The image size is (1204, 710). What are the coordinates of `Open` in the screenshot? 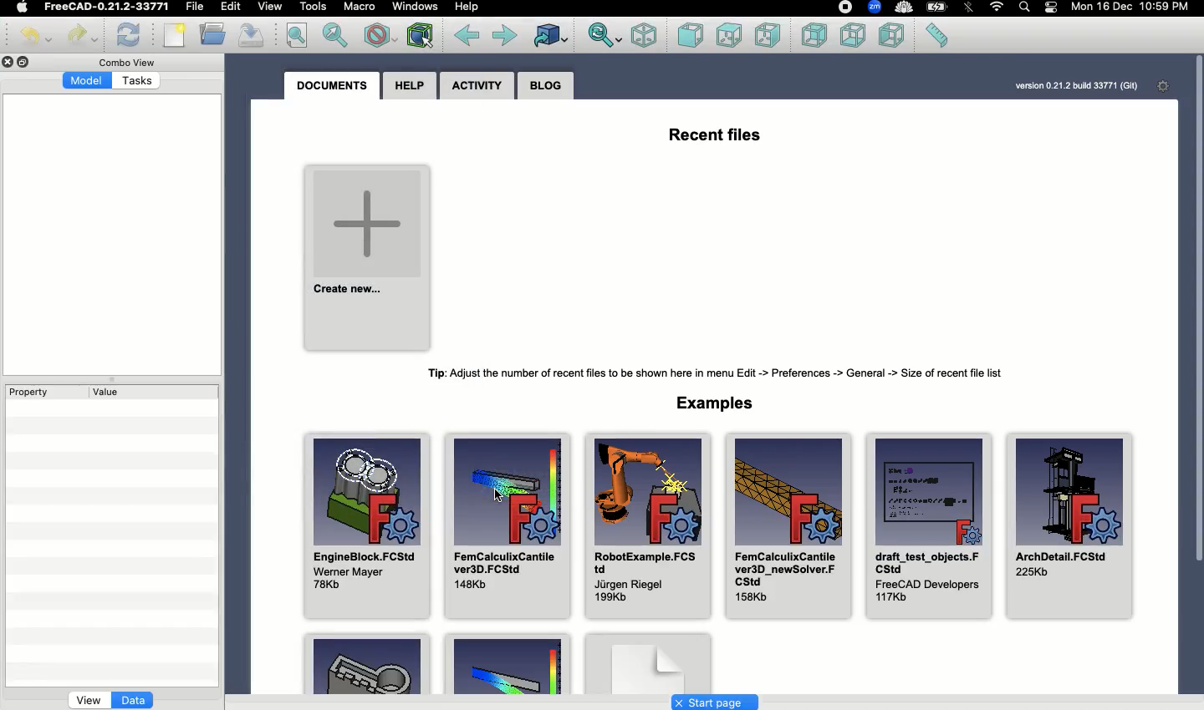 It's located at (214, 34).